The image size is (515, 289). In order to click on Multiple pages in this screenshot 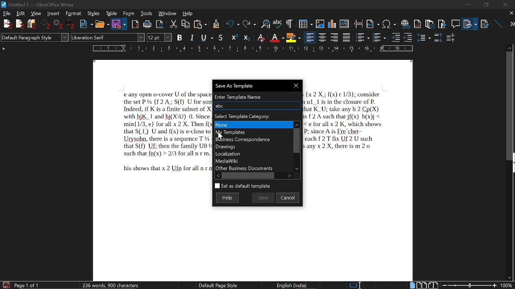, I will do `click(423, 285)`.